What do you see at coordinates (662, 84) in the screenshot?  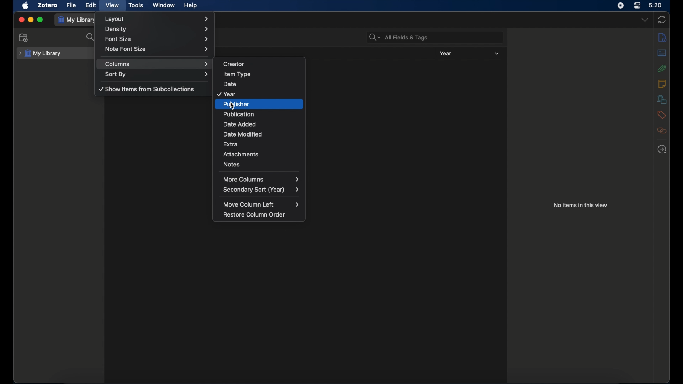 I see `notes` at bounding box center [662, 84].